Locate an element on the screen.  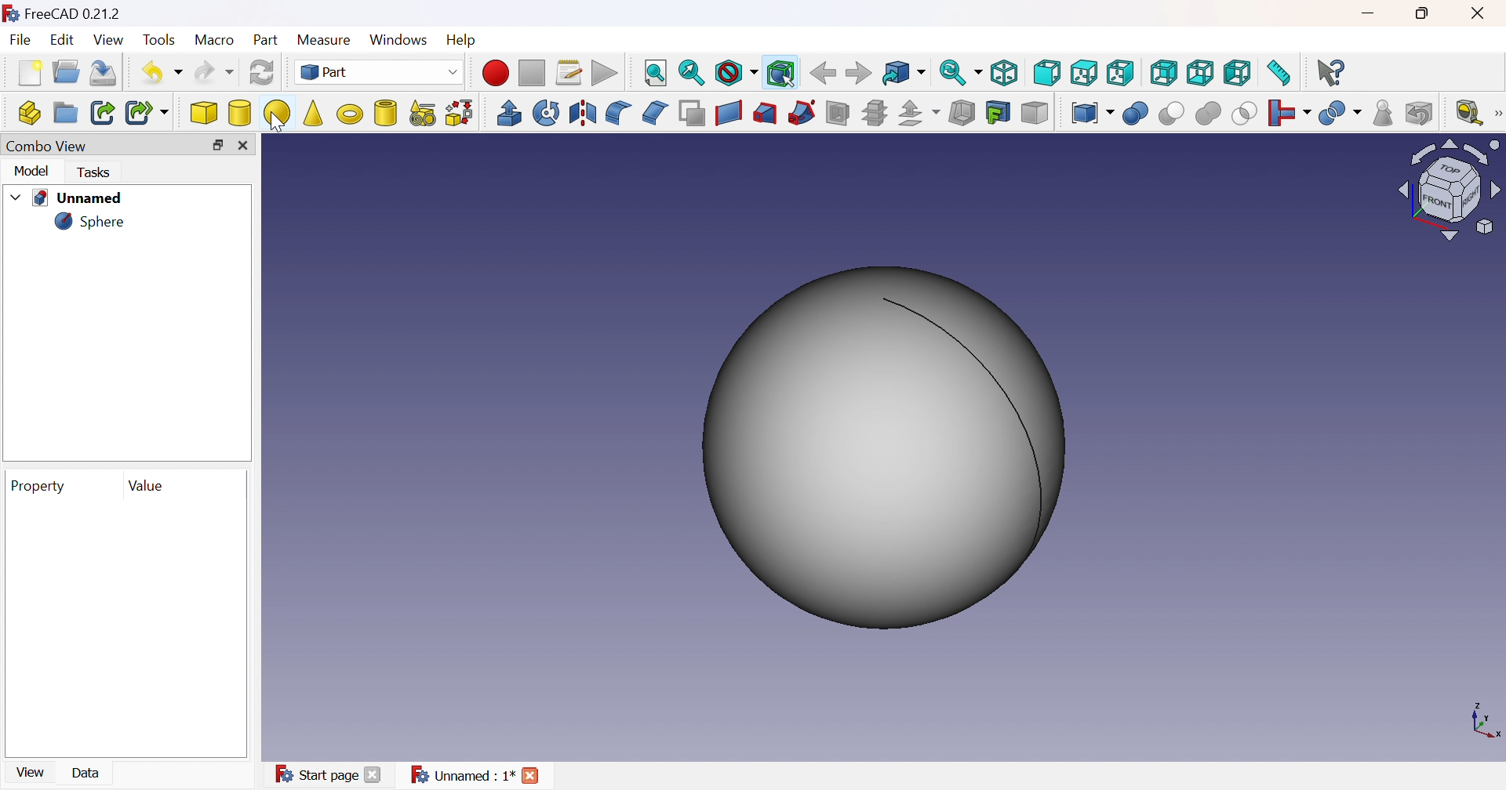
Create ruled surface is located at coordinates (728, 113).